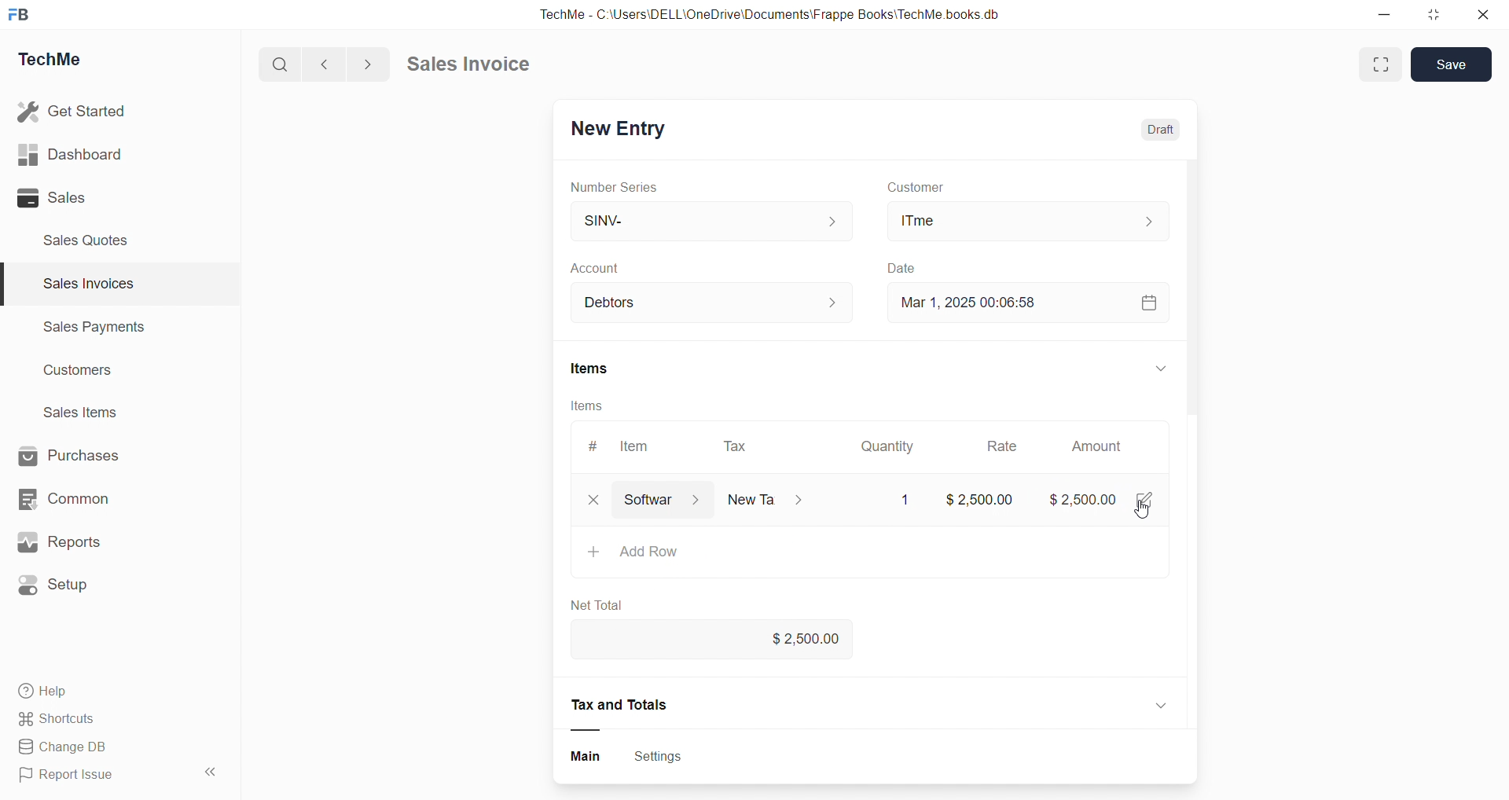 This screenshot has width=1509, height=800. Describe the element at coordinates (901, 495) in the screenshot. I see `1` at that location.